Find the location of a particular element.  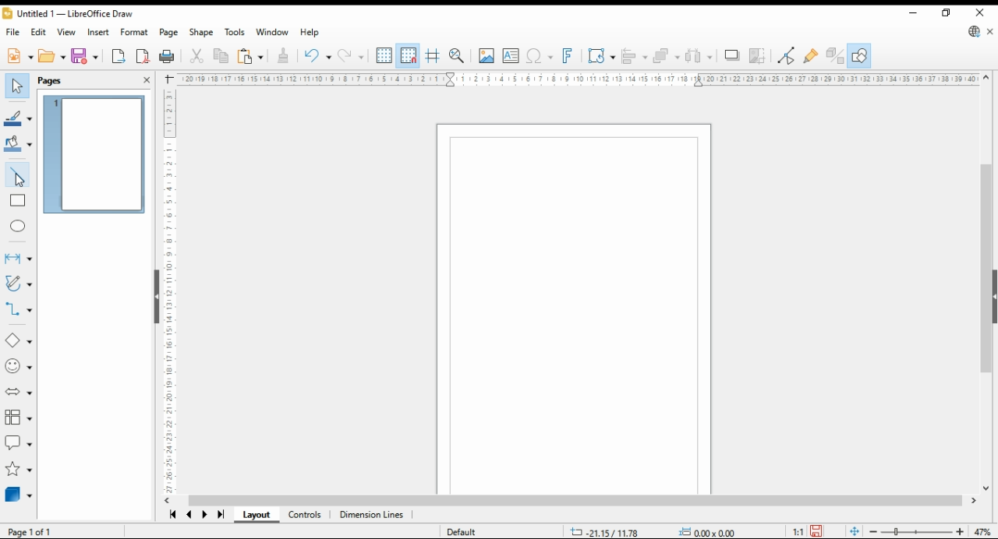

collapse is located at coordinates (155, 295).